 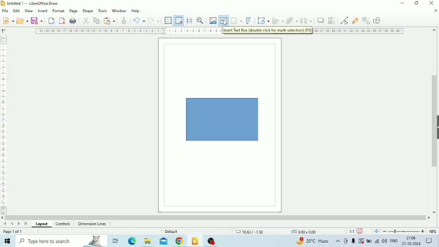 What do you see at coordinates (432, 3) in the screenshot?
I see `Close` at bounding box center [432, 3].